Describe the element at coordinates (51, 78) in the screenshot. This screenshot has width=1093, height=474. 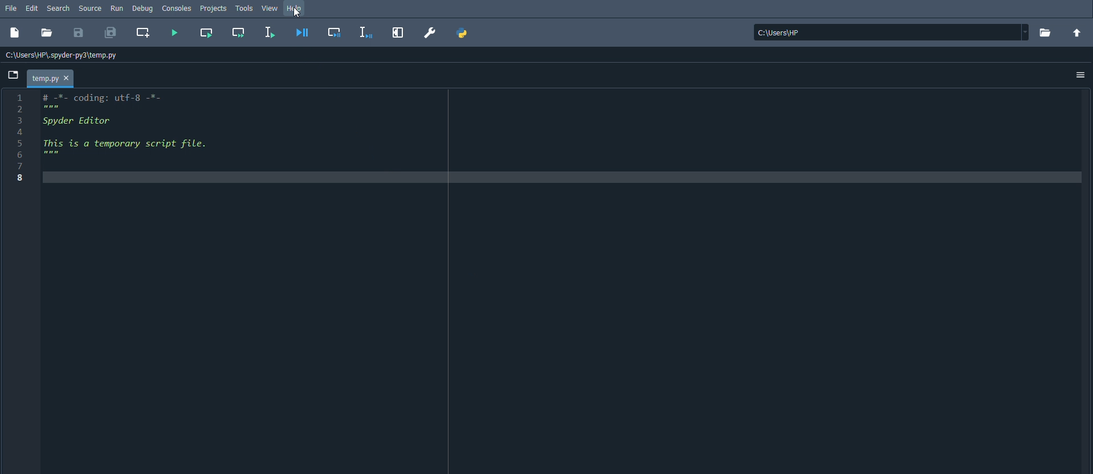
I see `Temporary file` at that location.